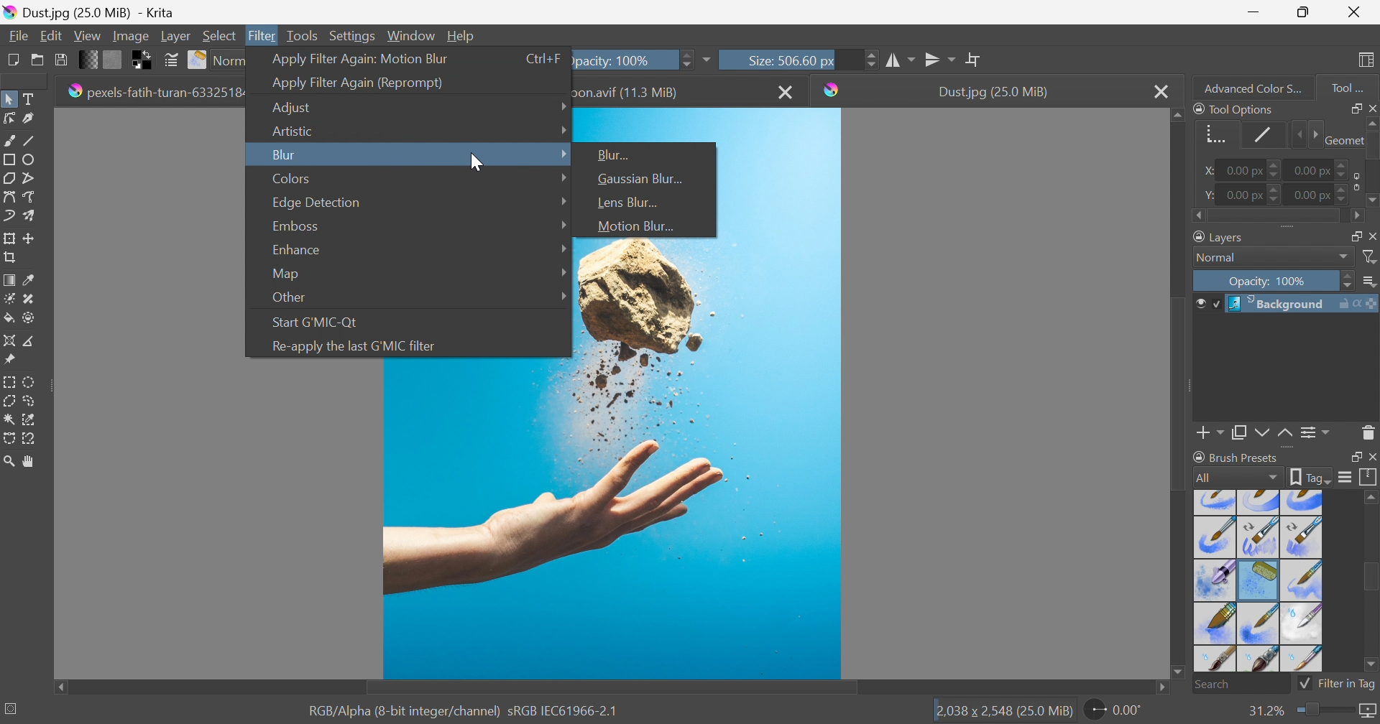 Image resolution: width=1380 pixels, height=724 pixels. Describe the element at coordinates (1371, 236) in the screenshot. I see `Float Docker` at that location.